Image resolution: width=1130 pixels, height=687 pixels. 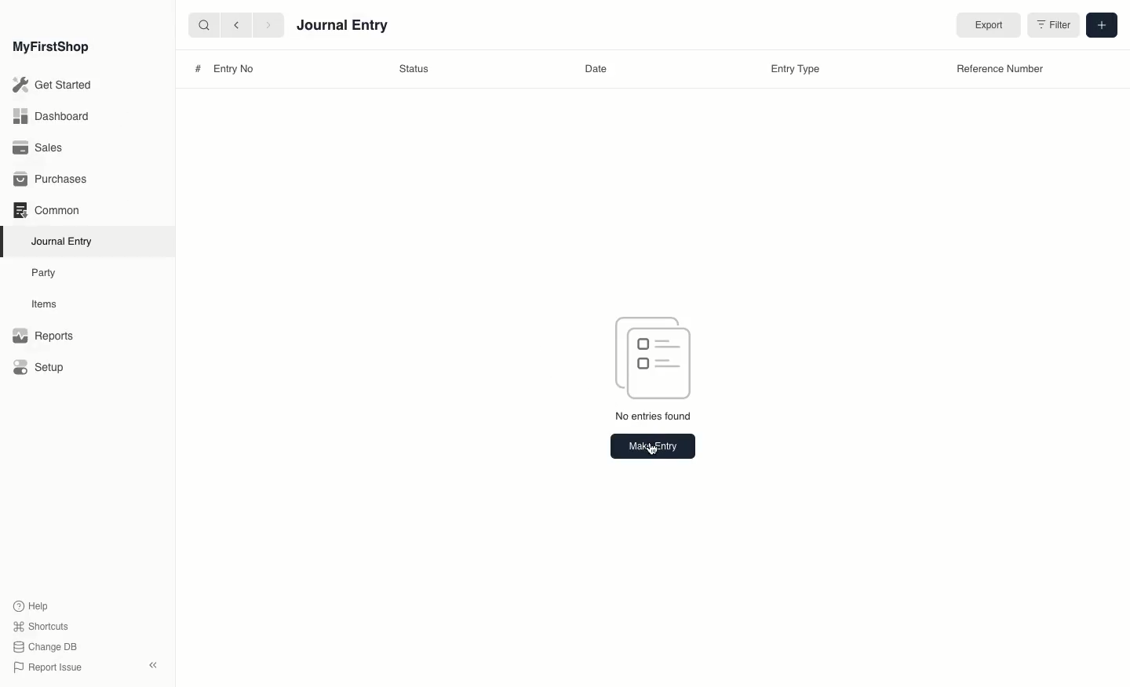 What do you see at coordinates (38, 625) in the screenshot?
I see `Shortcuts` at bounding box center [38, 625].